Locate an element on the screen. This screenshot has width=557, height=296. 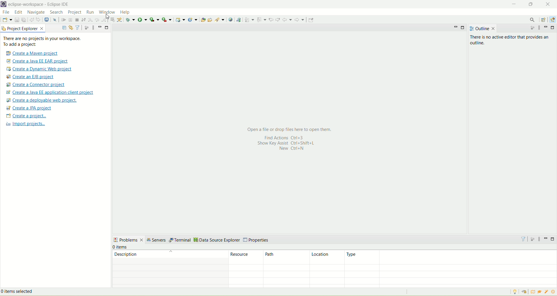
problems is located at coordinates (128, 240).